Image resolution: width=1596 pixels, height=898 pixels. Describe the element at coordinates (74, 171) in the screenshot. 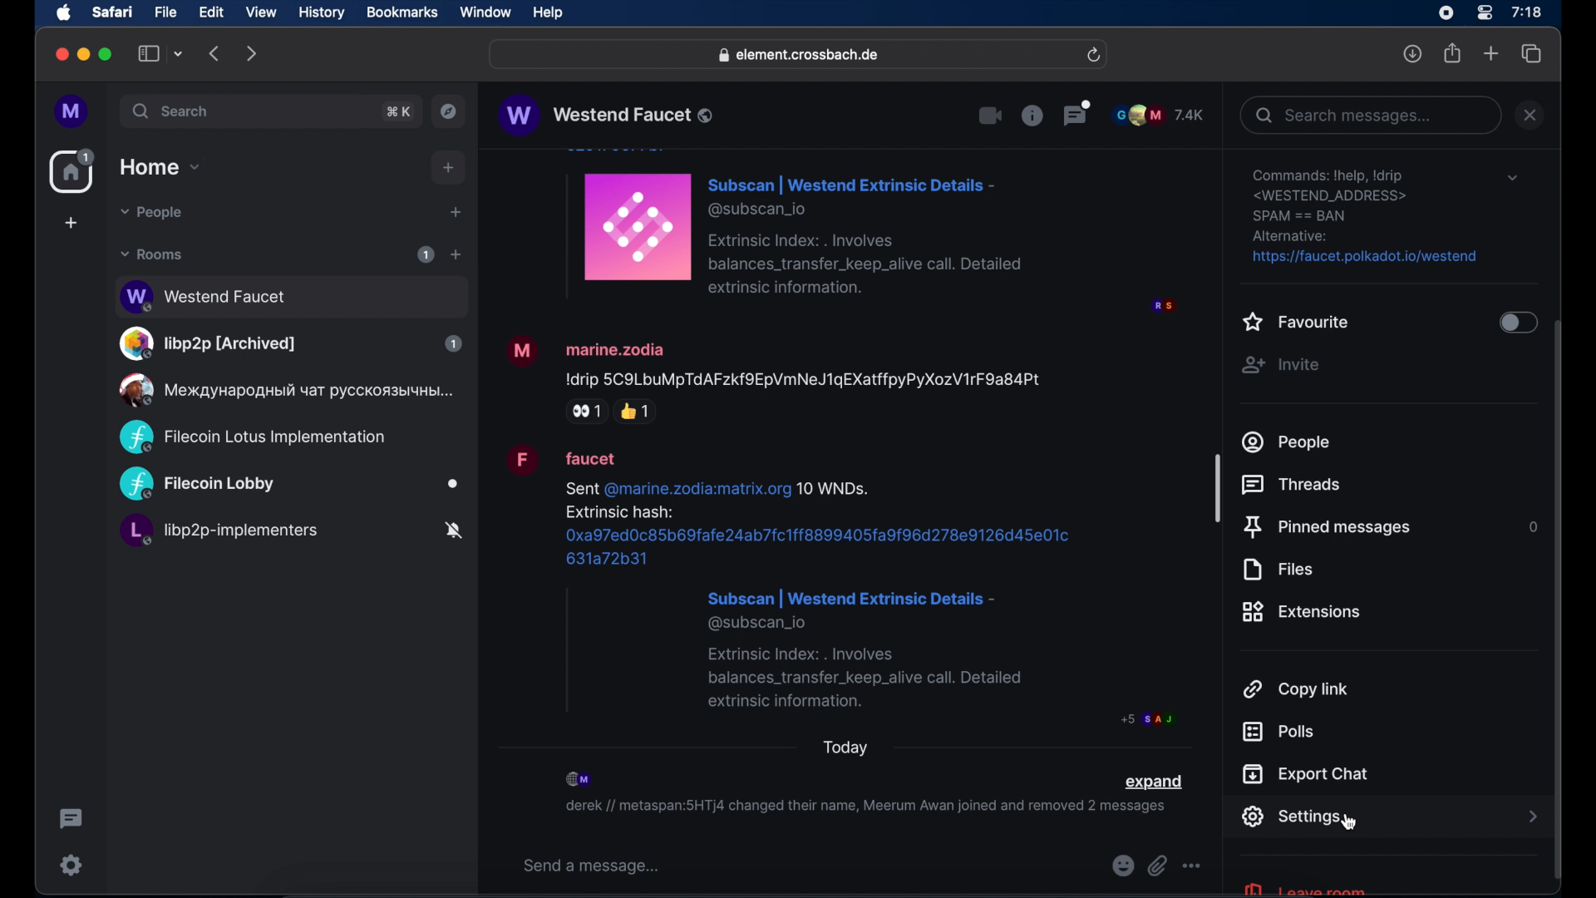

I see `home` at that location.